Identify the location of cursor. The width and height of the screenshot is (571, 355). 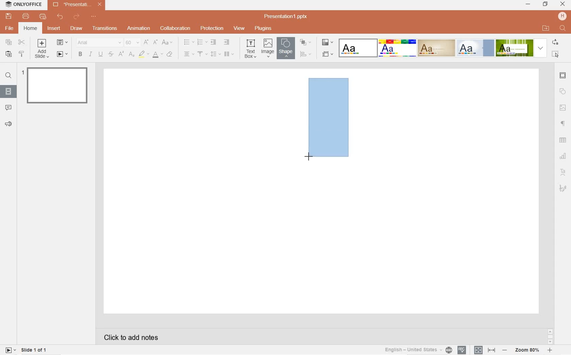
(310, 156).